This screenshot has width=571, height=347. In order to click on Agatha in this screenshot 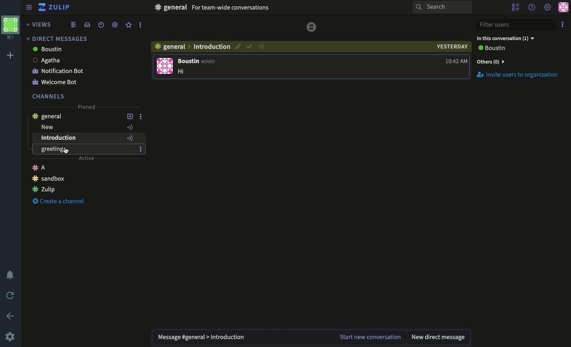, I will do `click(75, 60)`.